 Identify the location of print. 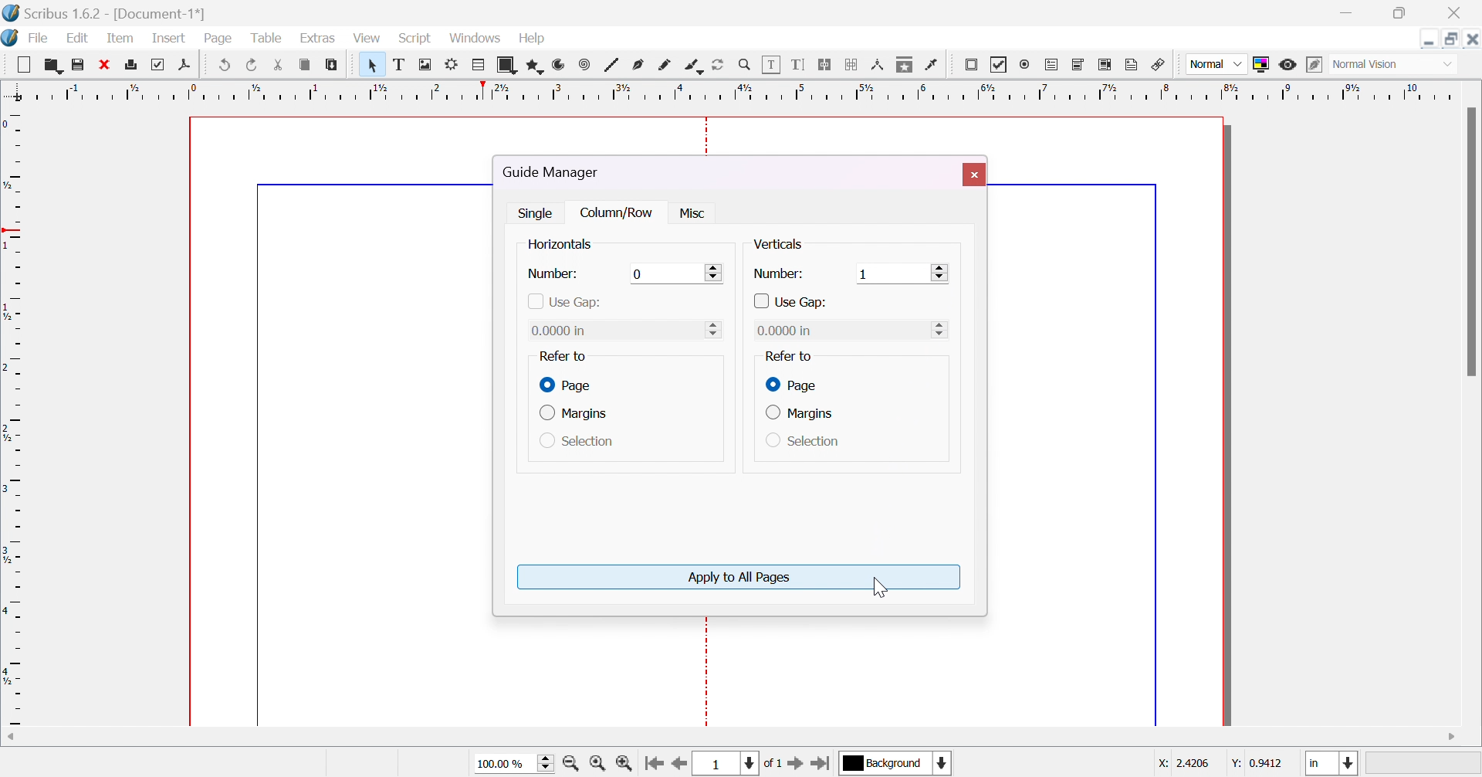
(135, 64).